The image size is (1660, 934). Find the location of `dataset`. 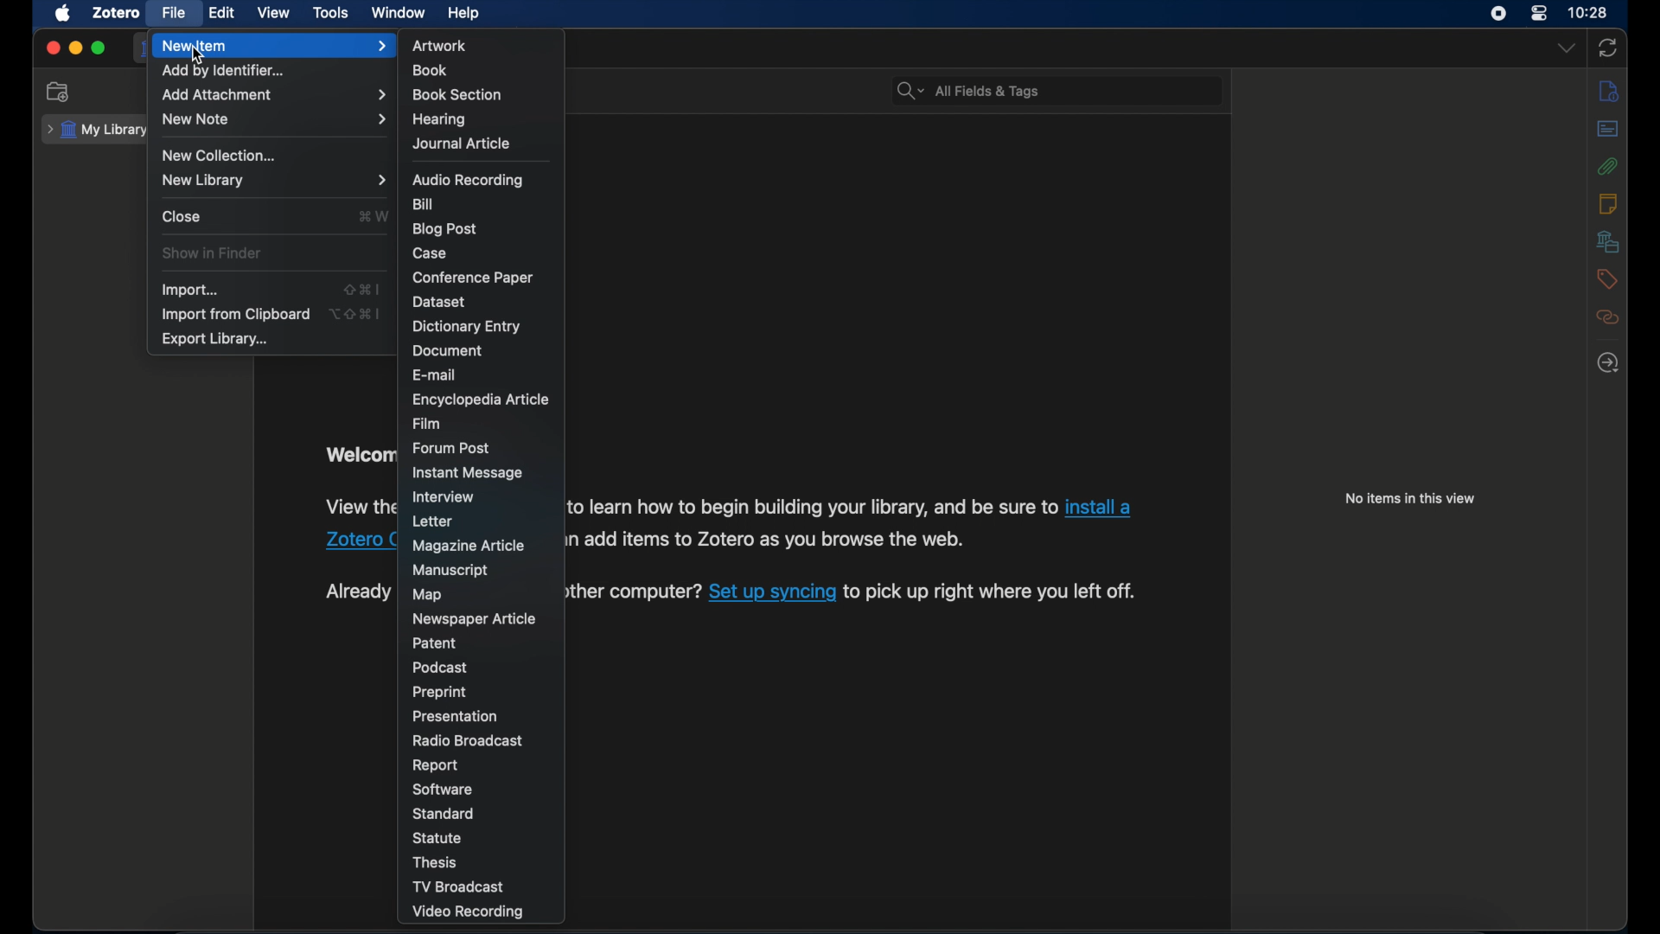

dataset is located at coordinates (439, 303).